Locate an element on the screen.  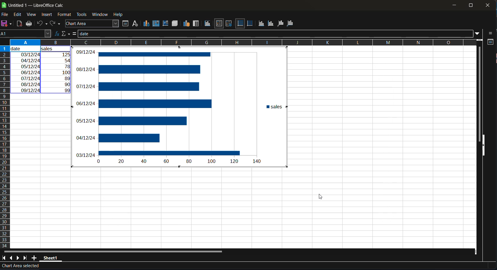
columns is located at coordinates (5, 146).